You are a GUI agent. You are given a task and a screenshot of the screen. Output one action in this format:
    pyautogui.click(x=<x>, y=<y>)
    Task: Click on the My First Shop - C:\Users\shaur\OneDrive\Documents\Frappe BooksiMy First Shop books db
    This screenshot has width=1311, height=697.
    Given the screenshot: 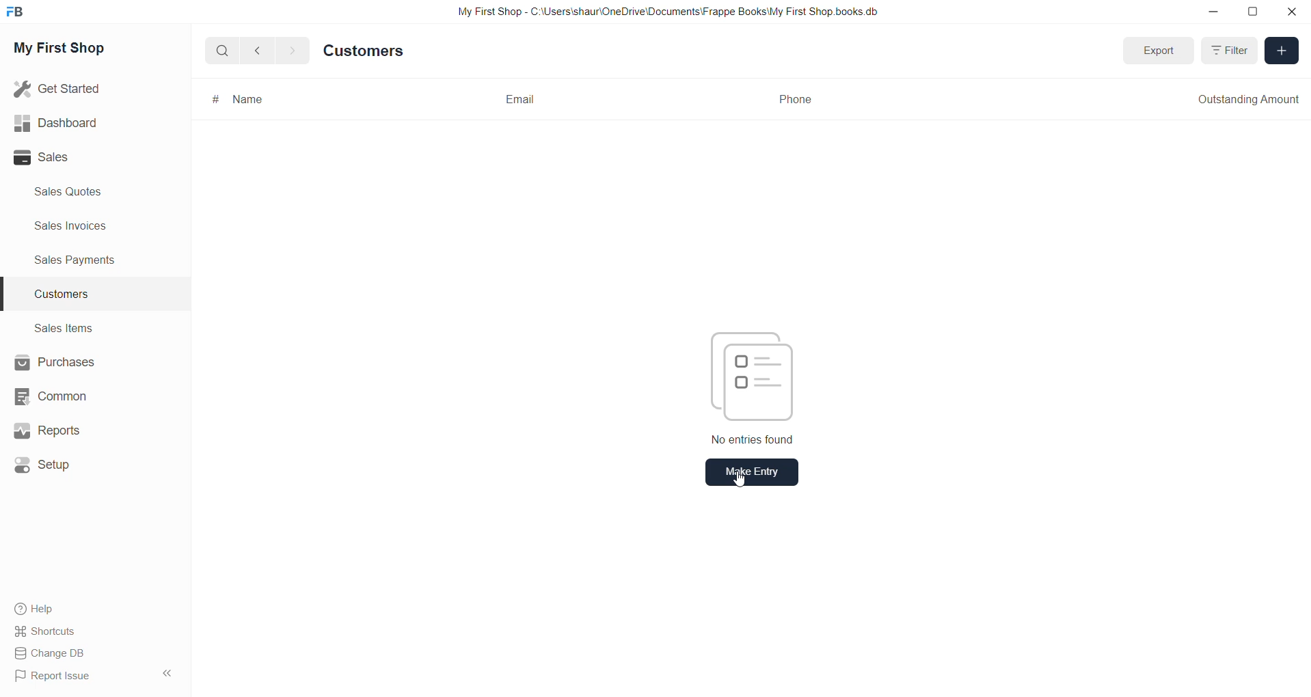 What is the action you would take?
    pyautogui.click(x=662, y=12)
    